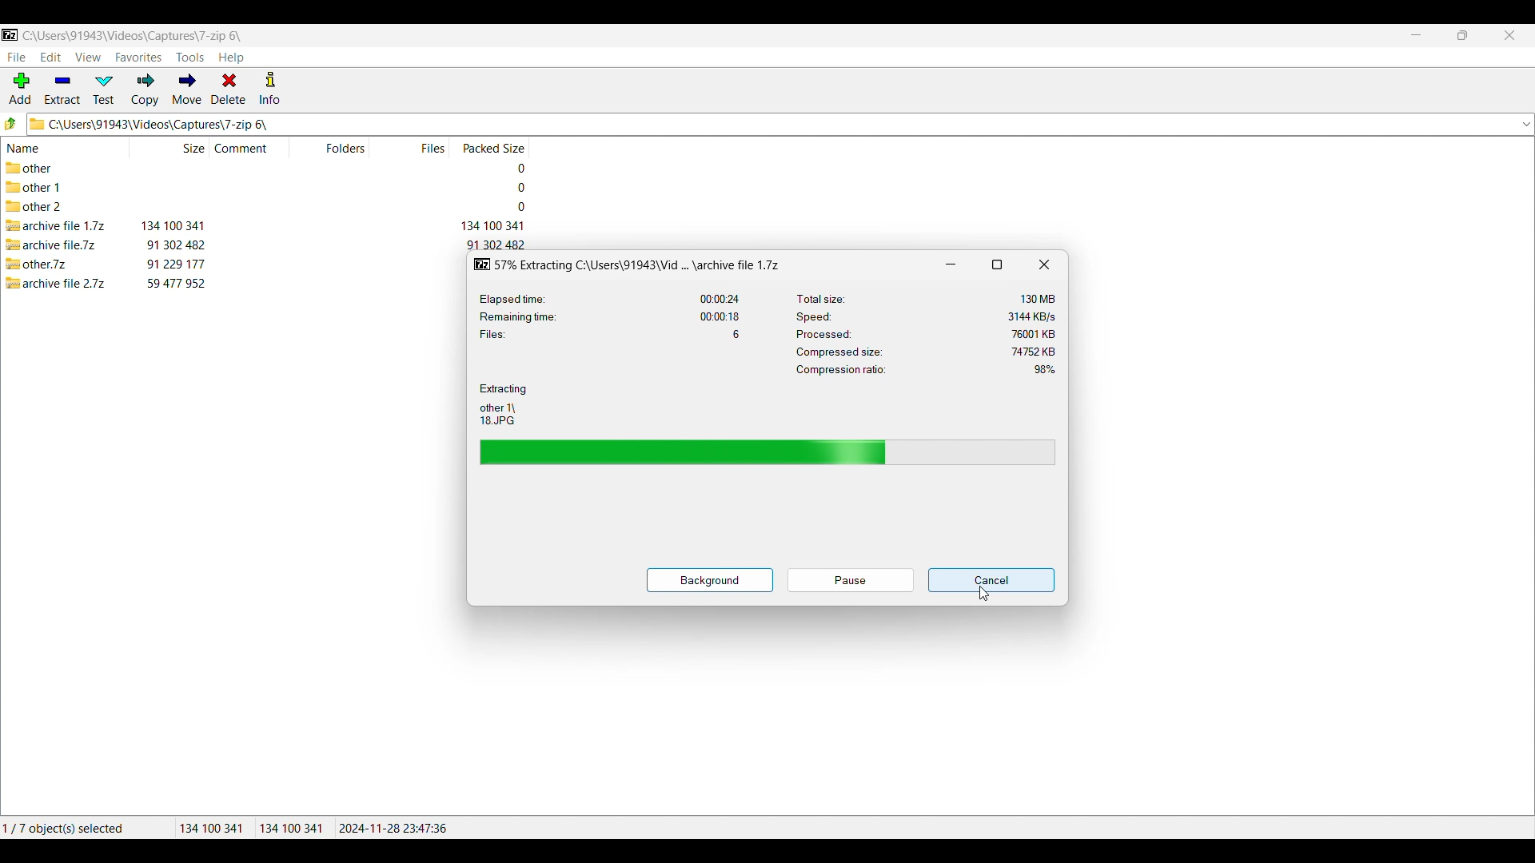 The image size is (1535, 863). Describe the element at coordinates (610, 316) in the screenshot. I see `Remaining time: 00:00:18` at that location.